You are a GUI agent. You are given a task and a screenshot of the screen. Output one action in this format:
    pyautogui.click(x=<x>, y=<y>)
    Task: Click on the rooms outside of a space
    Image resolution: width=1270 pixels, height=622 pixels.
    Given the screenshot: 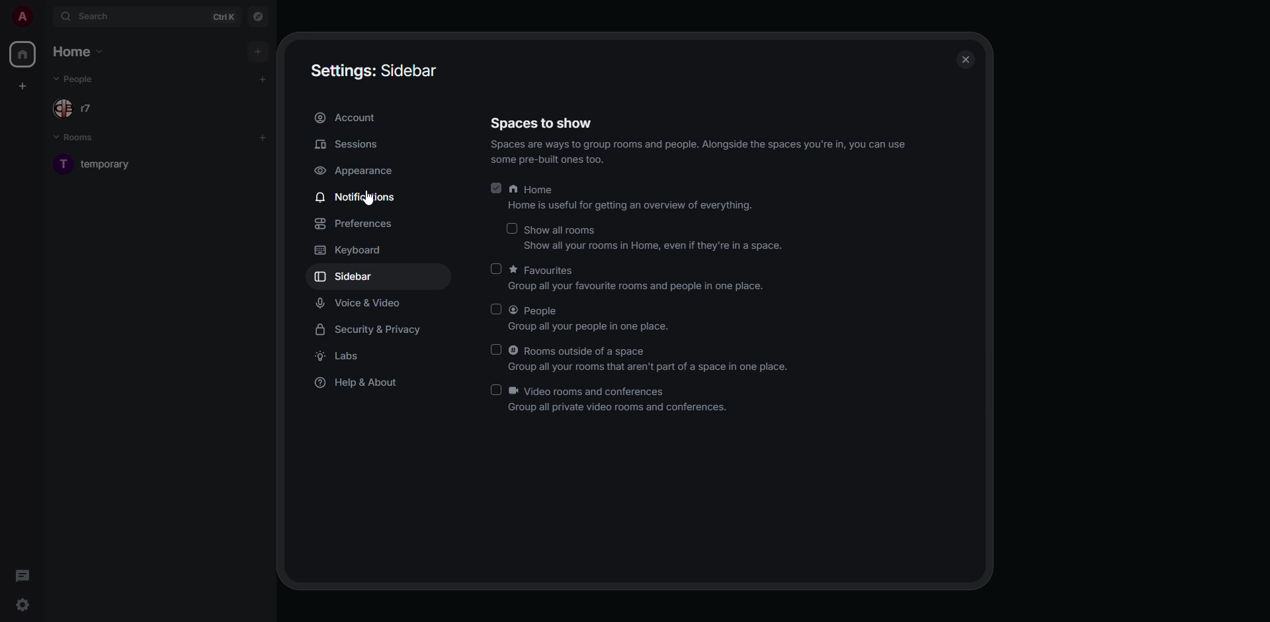 What is the action you would take?
    pyautogui.click(x=648, y=359)
    